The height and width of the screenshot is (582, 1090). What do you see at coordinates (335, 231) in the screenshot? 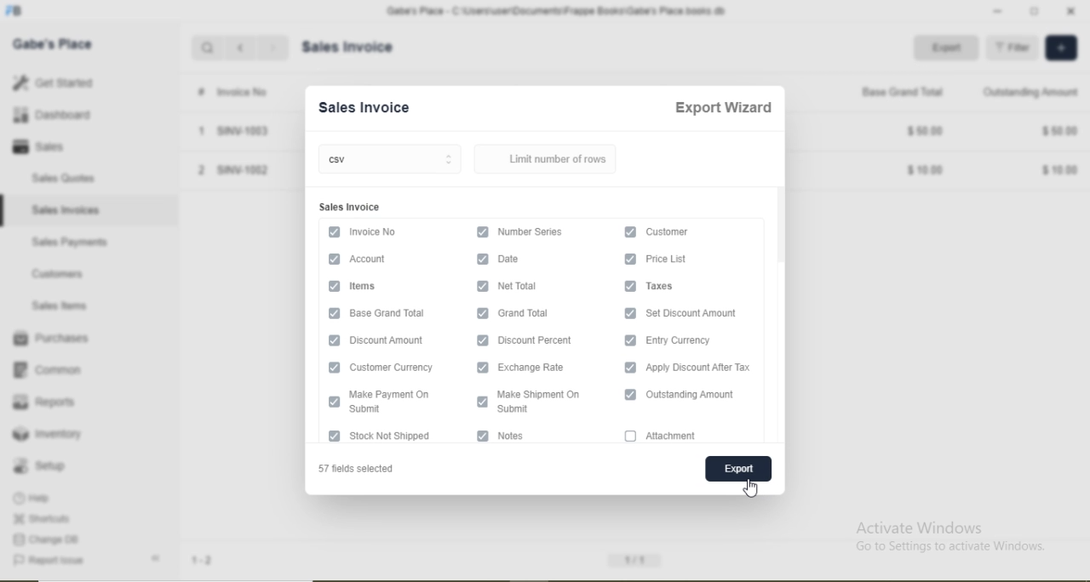
I see `checkbox` at bounding box center [335, 231].